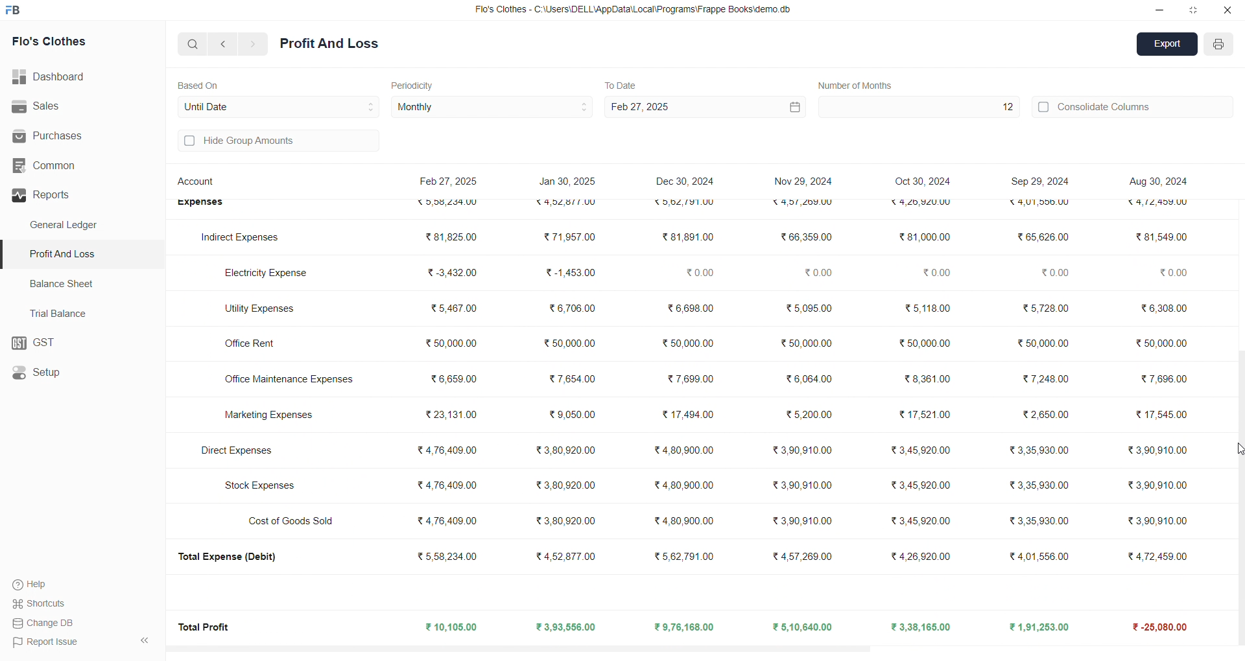 The height and width of the screenshot is (661, 1245). I want to click on ₹-1,453.00, so click(570, 272).